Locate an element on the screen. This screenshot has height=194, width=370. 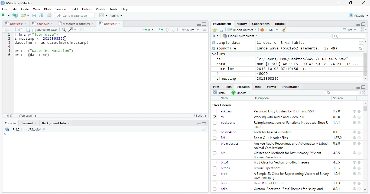
close is located at coordinates (363, 2).